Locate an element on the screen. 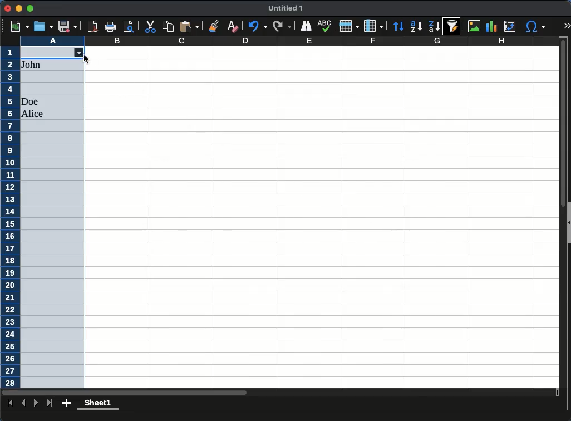 This screenshot has width=571, height=421. chart is located at coordinates (491, 26).